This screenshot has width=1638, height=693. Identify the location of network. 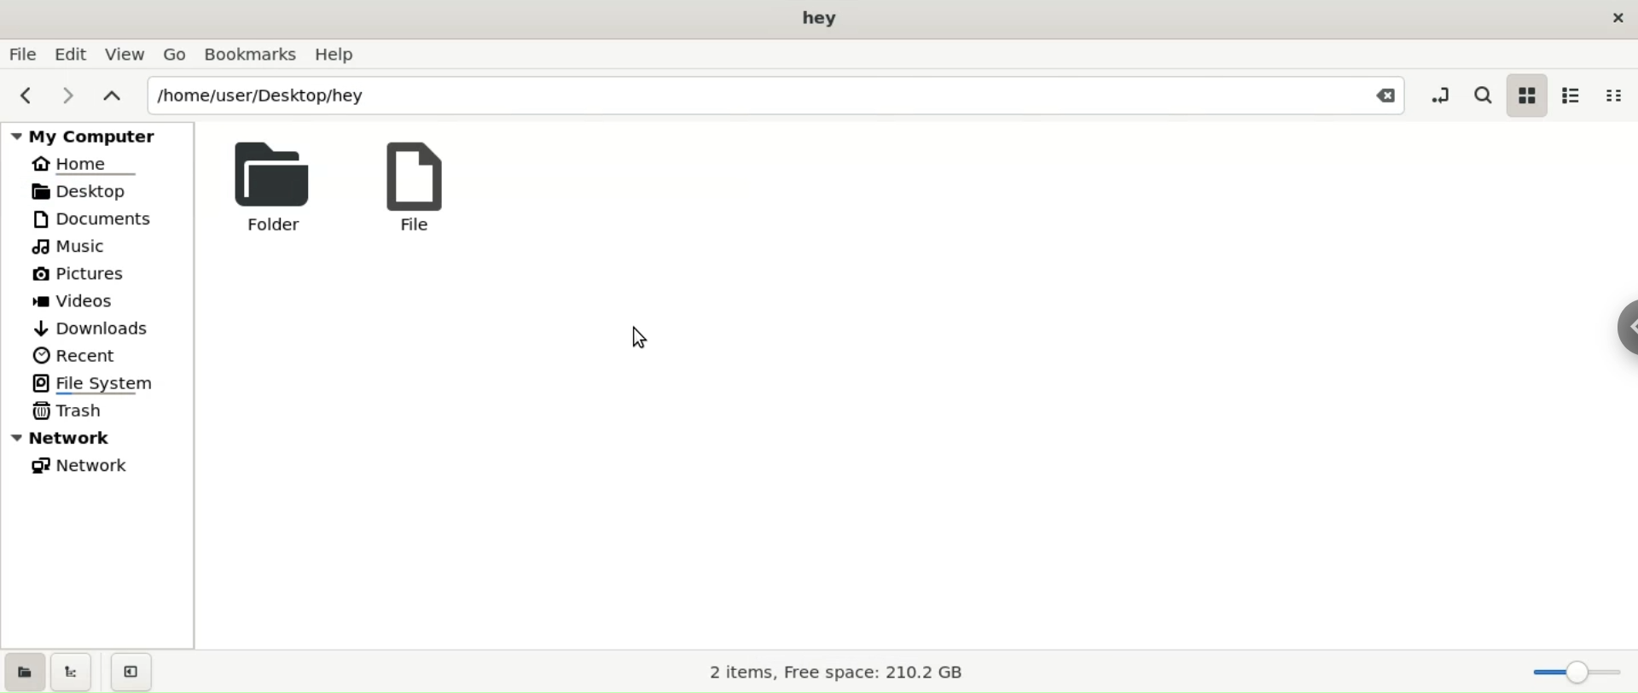
(85, 469).